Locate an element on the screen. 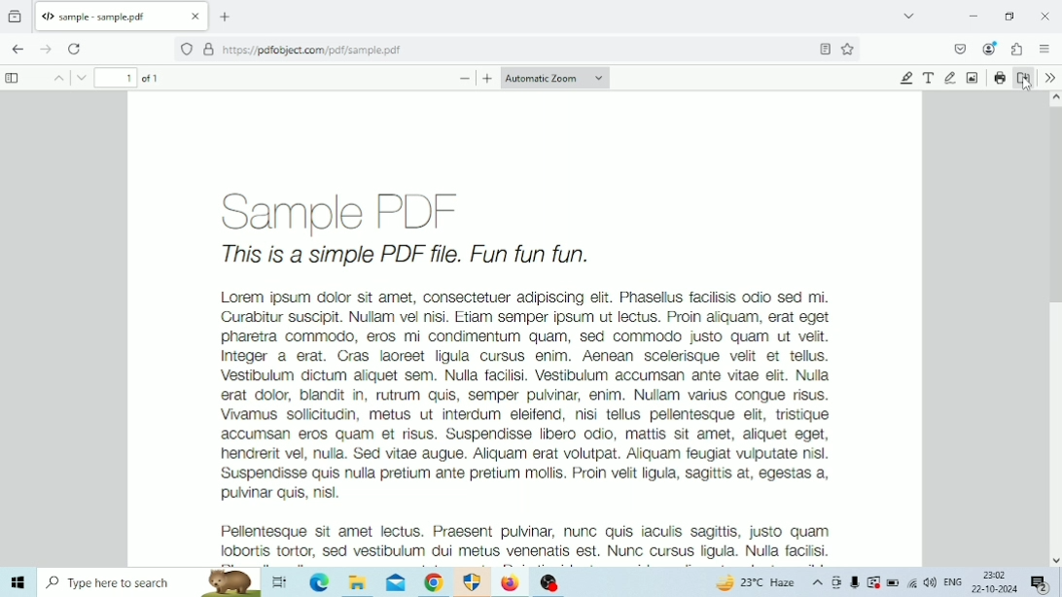 This screenshot has height=597, width=1062. Go back one page is located at coordinates (18, 50).